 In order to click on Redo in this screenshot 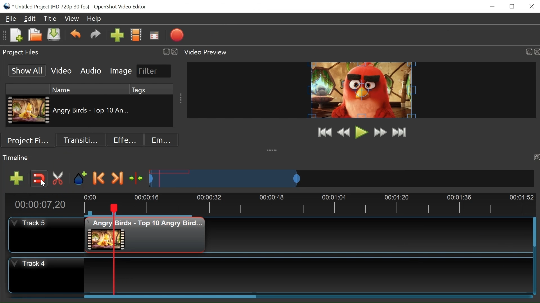, I will do `click(94, 35)`.